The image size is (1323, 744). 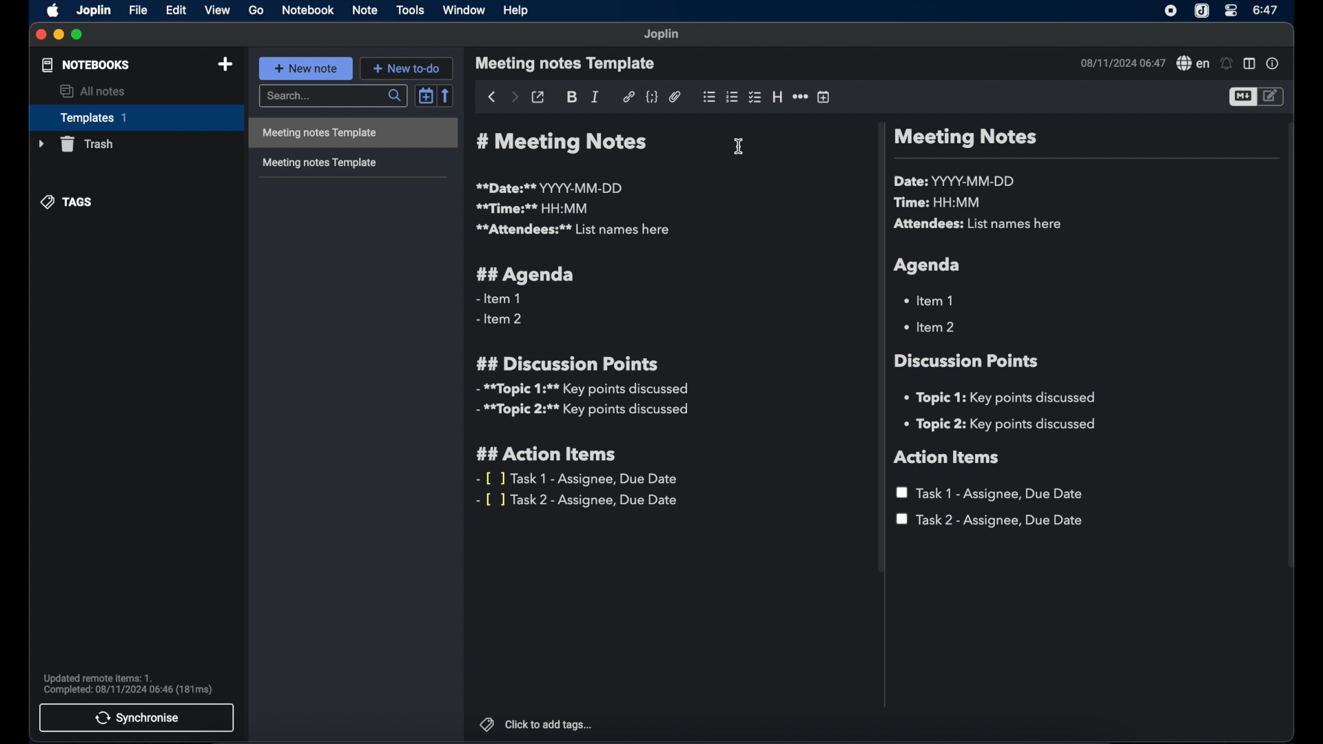 What do you see at coordinates (567, 363) in the screenshot?
I see `## discussion points` at bounding box center [567, 363].